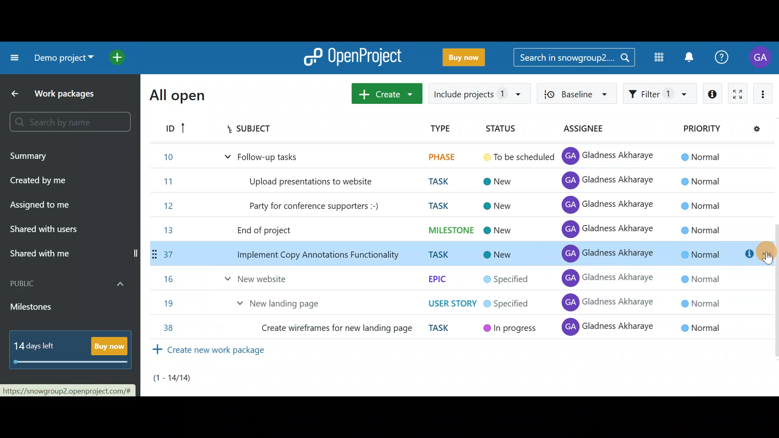 Image resolution: width=779 pixels, height=438 pixels. Describe the element at coordinates (508, 303) in the screenshot. I see `Specified` at that location.